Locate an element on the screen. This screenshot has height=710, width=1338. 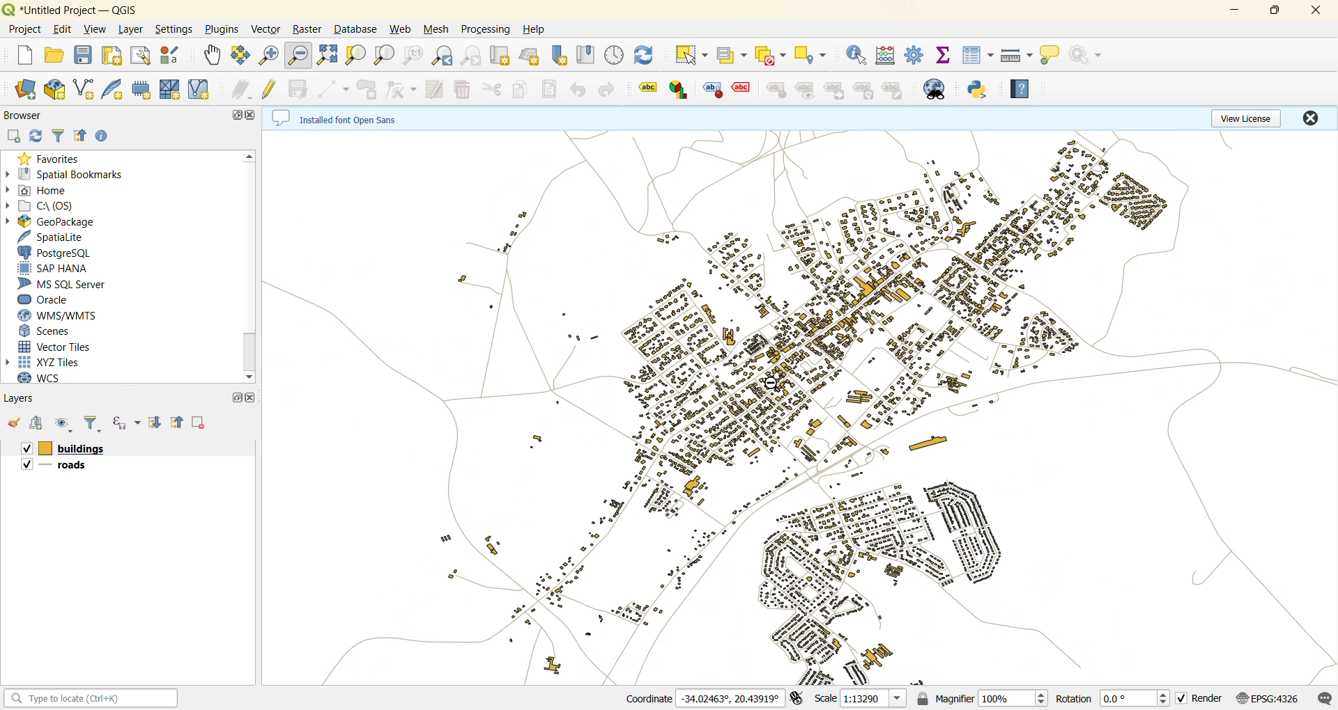
vertex tool is located at coordinates (401, 90).